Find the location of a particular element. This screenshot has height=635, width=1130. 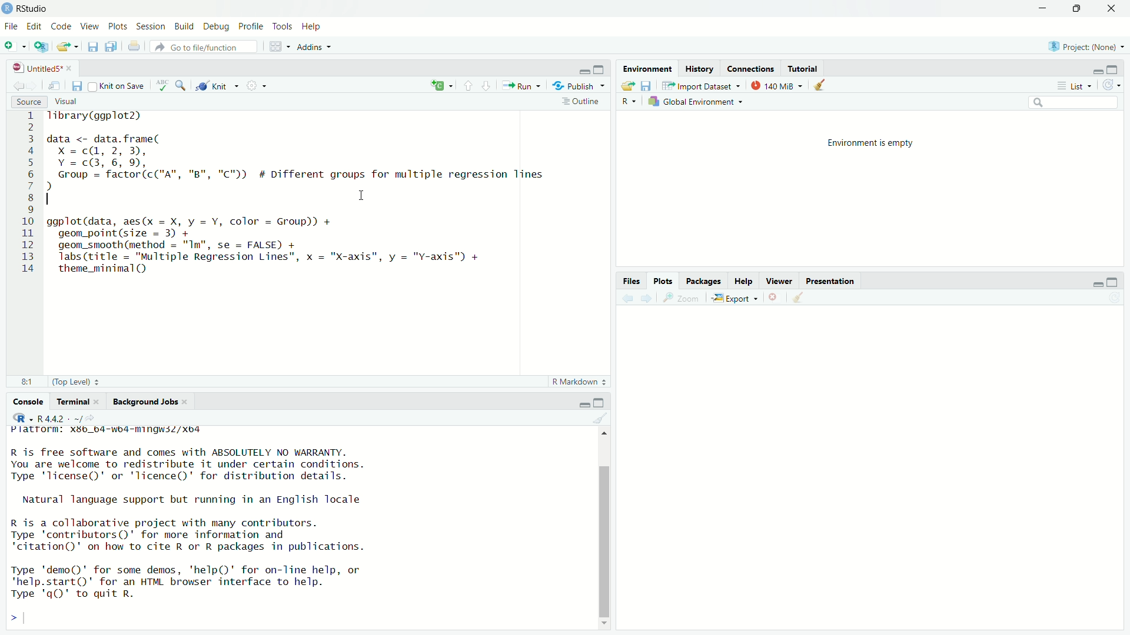

Code is located at coordinates (61, 26).